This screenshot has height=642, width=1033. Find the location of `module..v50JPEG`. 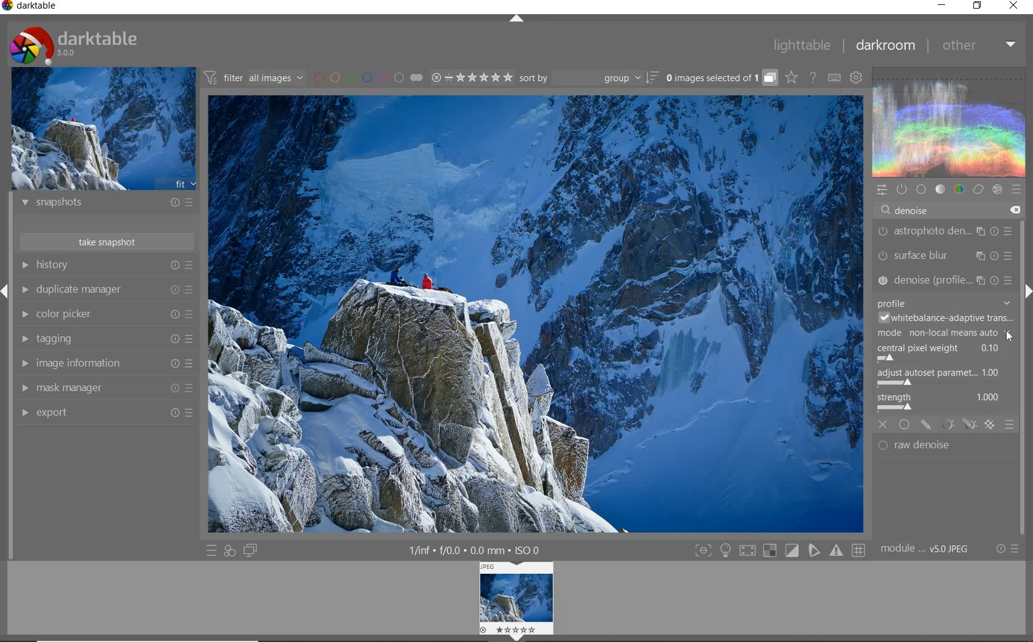

module..v50JPEG is located at coordinates (928, 549).